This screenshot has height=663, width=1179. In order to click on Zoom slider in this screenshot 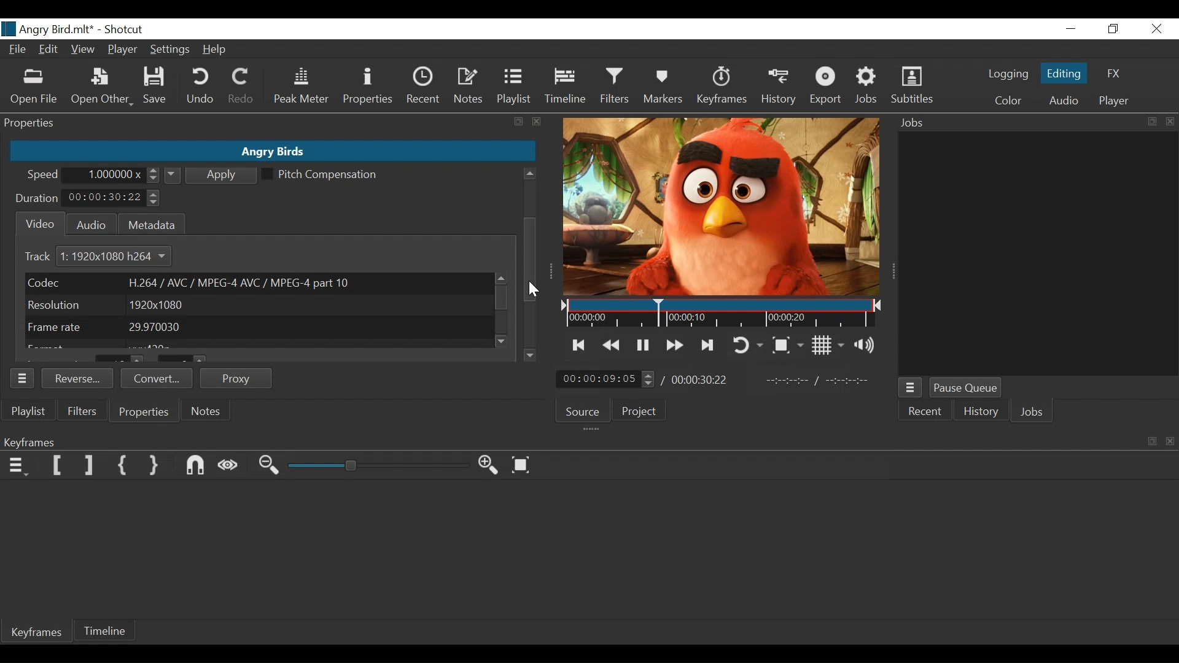, I will do `click(378, 467)`.